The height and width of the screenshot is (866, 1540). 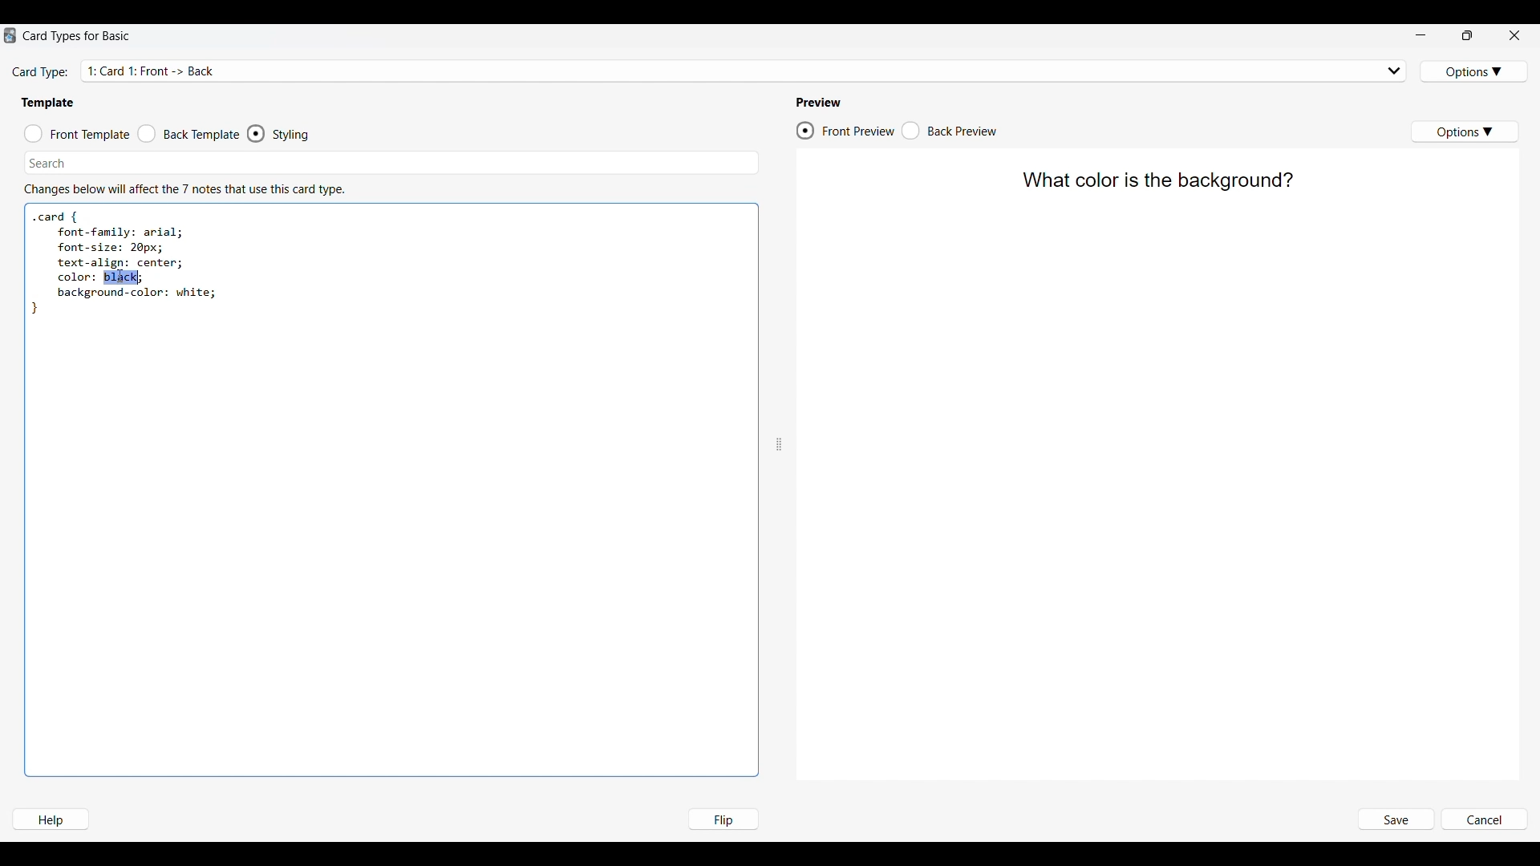 I want to click on Help, so click(x=50, y=819).